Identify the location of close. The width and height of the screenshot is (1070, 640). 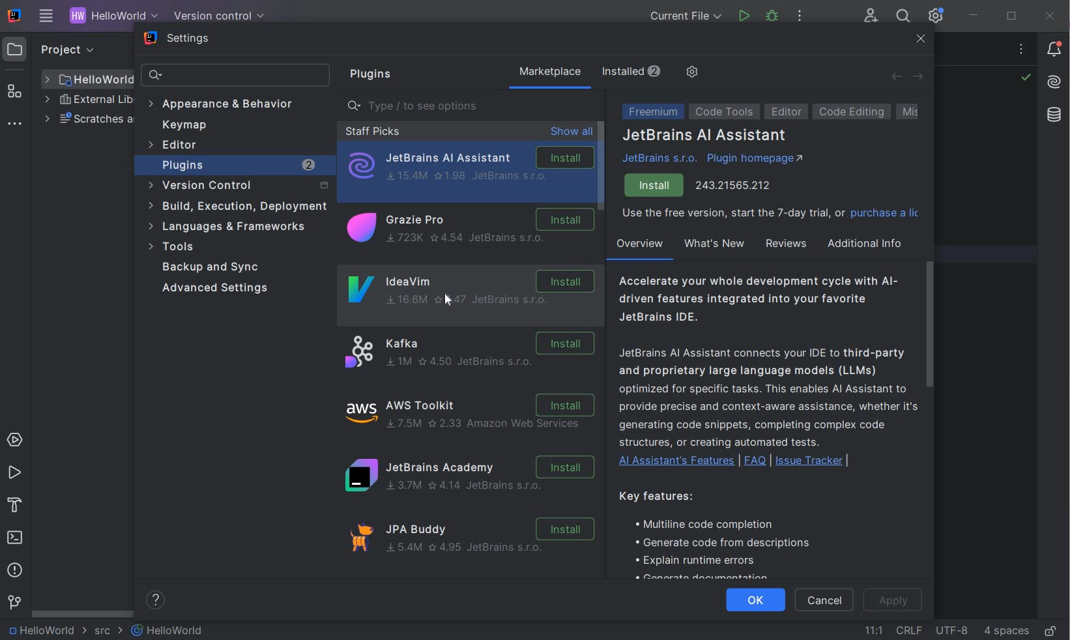
(921, 40).